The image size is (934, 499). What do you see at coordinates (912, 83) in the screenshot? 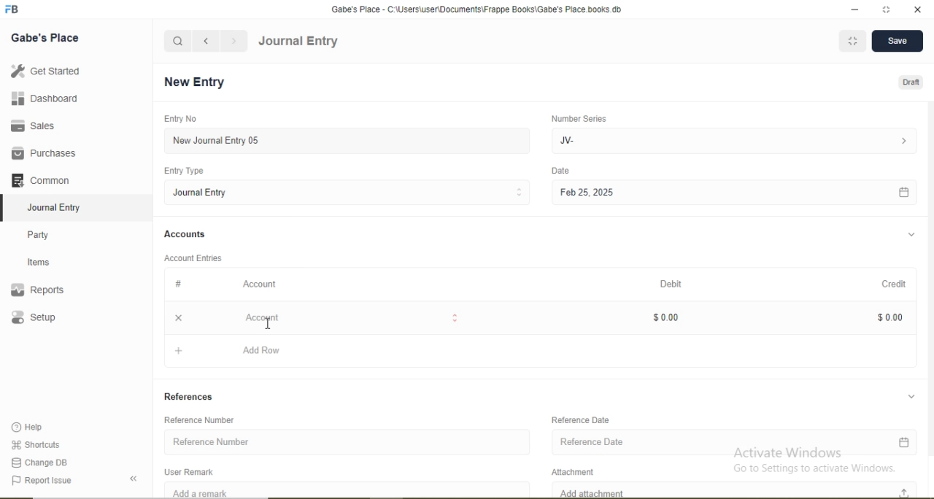
I see `Draft` at bounding box center [912, 83].